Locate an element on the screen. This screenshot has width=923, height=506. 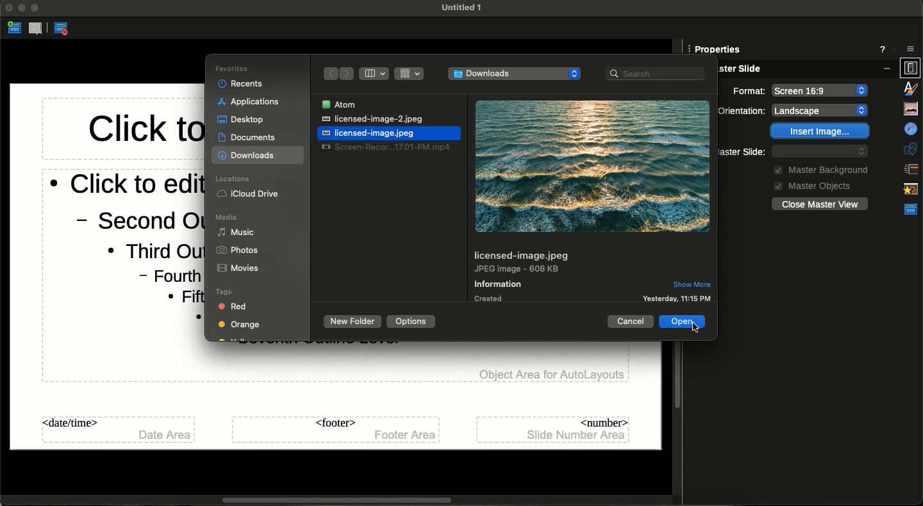
Slide is located at coordinates (718, 49).